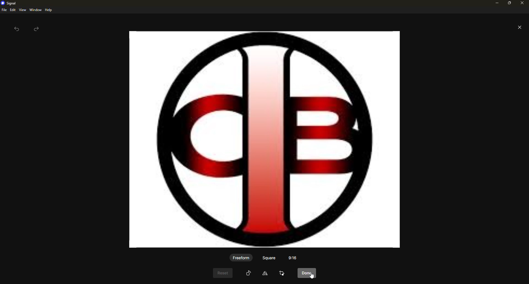 The height and width of the screenshot is (284, 529). What do you see at coordinates (295, 258) in the screenshot?
I see `aspect ratio` at bounding box center [295, 258].